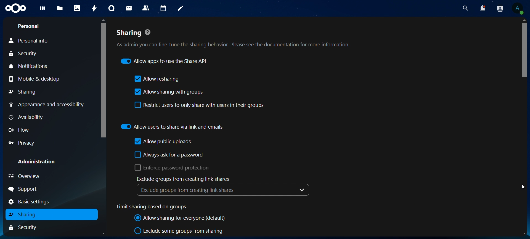  I want to click on dashboard, so click(42, 10).